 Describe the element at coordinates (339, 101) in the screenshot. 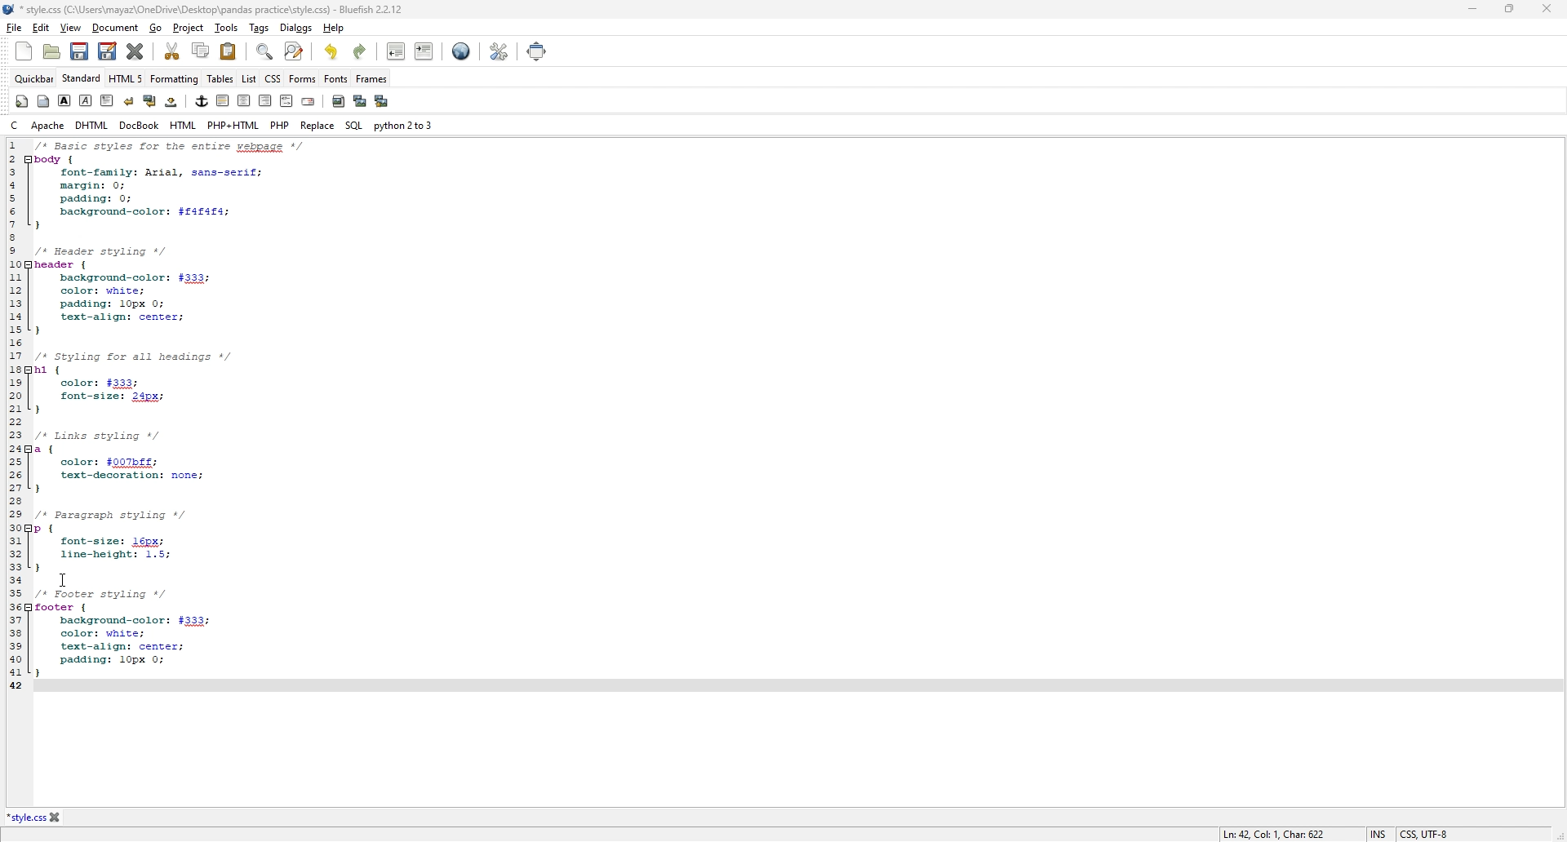

I see `insert image` at that location.